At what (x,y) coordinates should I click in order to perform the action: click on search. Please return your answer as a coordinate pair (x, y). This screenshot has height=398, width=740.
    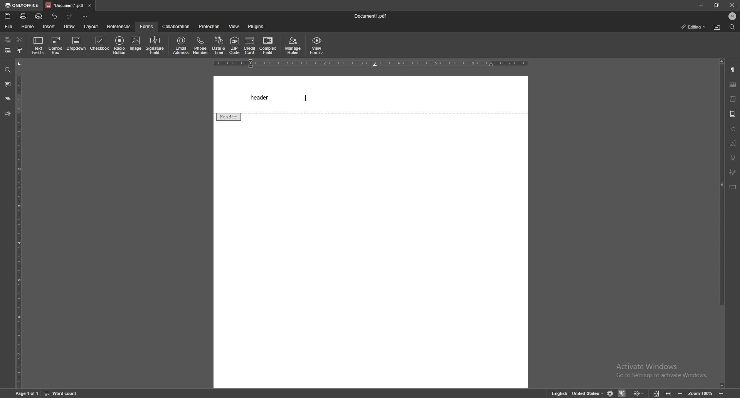
    Looking at the image, I should click on (7, 70).